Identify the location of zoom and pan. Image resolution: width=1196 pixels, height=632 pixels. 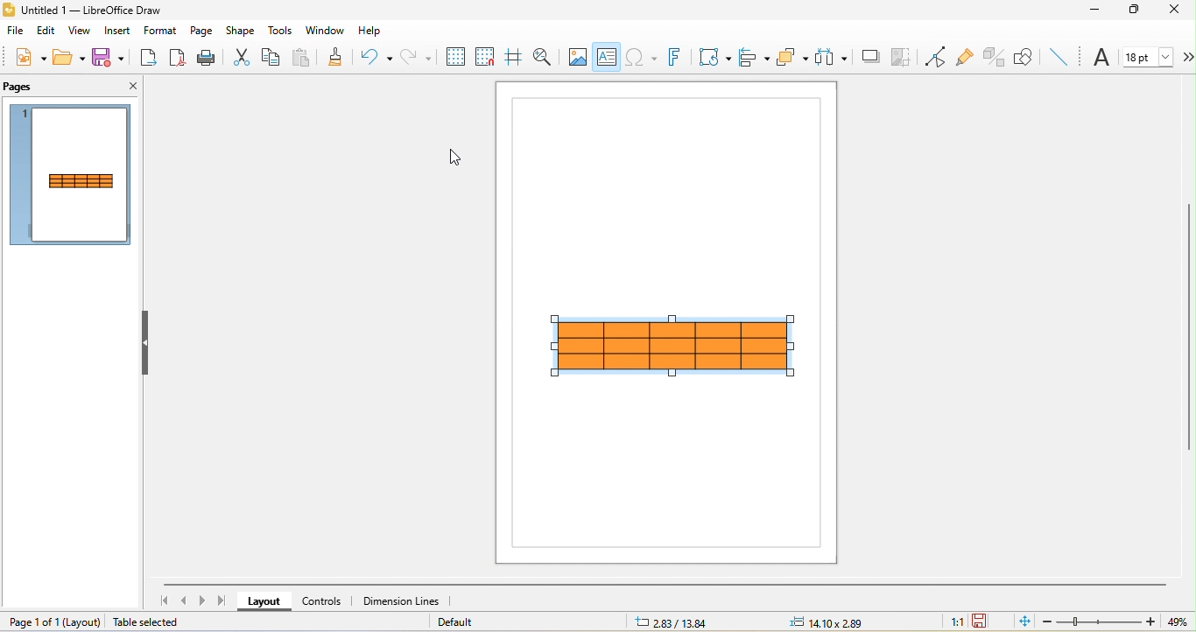
(545, 59).